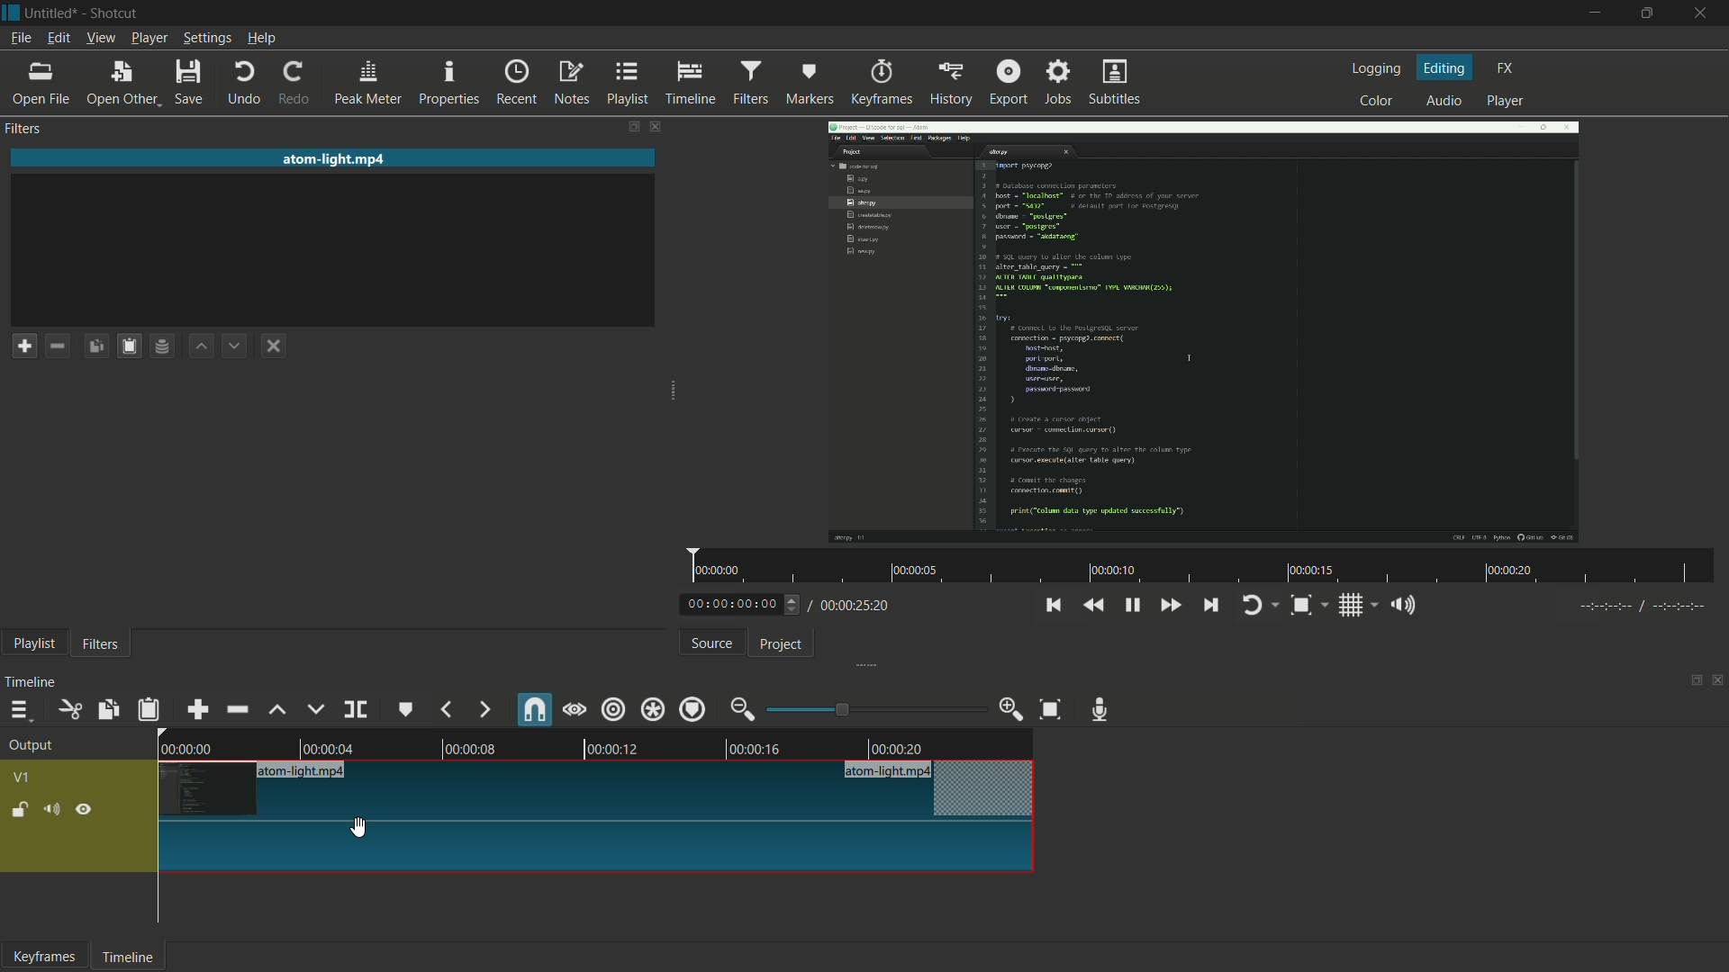  I want to click on player menu, so click(149, 38).